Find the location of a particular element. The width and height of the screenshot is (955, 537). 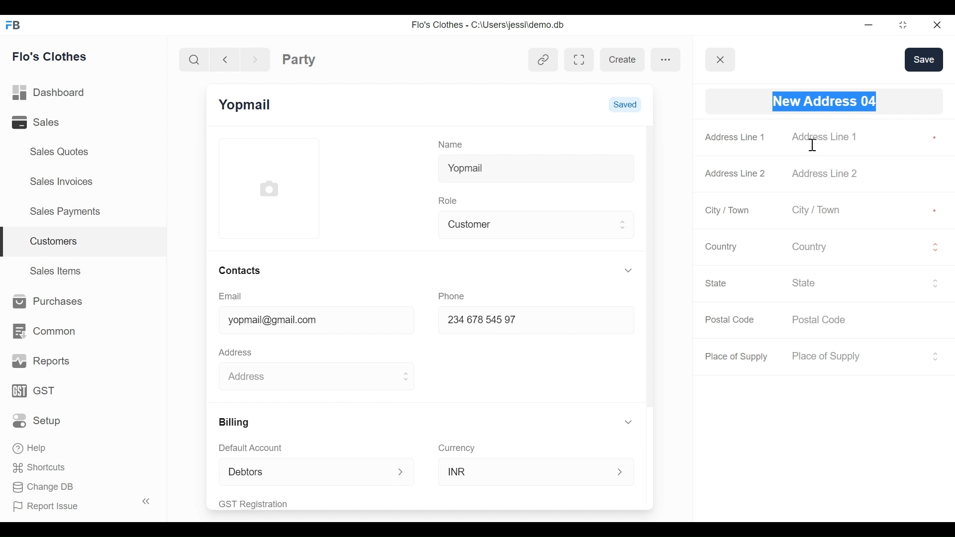

yopmail@gmail.com is located at coordinates (308, 321).